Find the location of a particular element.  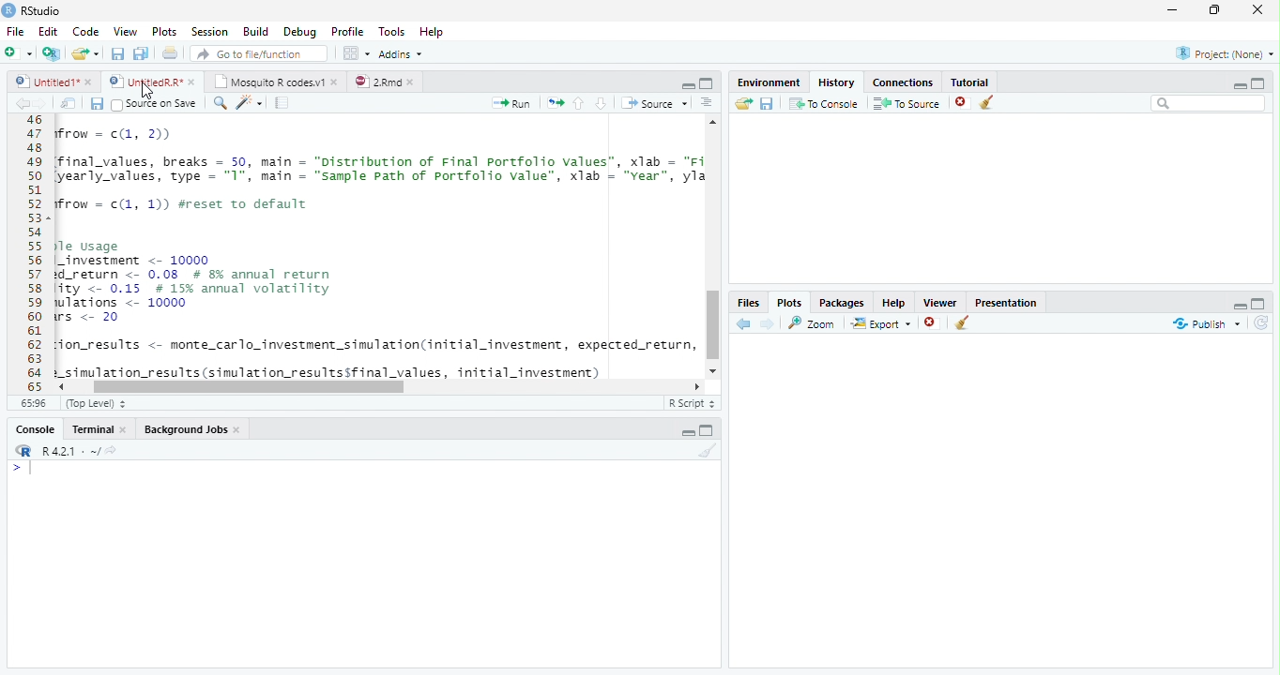

File is located at coordinates (14, 31).